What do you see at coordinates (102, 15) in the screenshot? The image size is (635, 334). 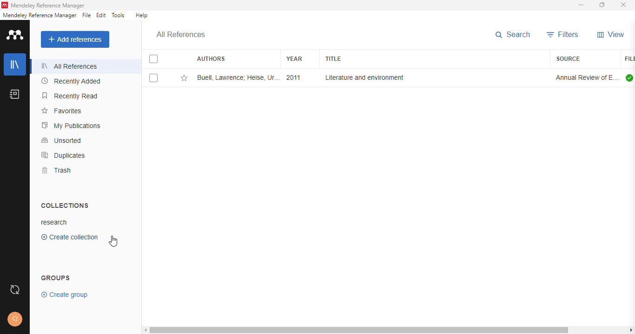 I see `edit` at bounding box center [102, 15].